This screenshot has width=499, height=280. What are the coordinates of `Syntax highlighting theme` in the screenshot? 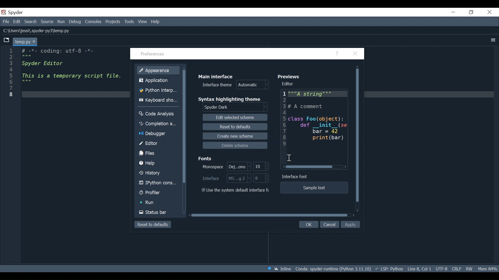 It's located at (233, 99).